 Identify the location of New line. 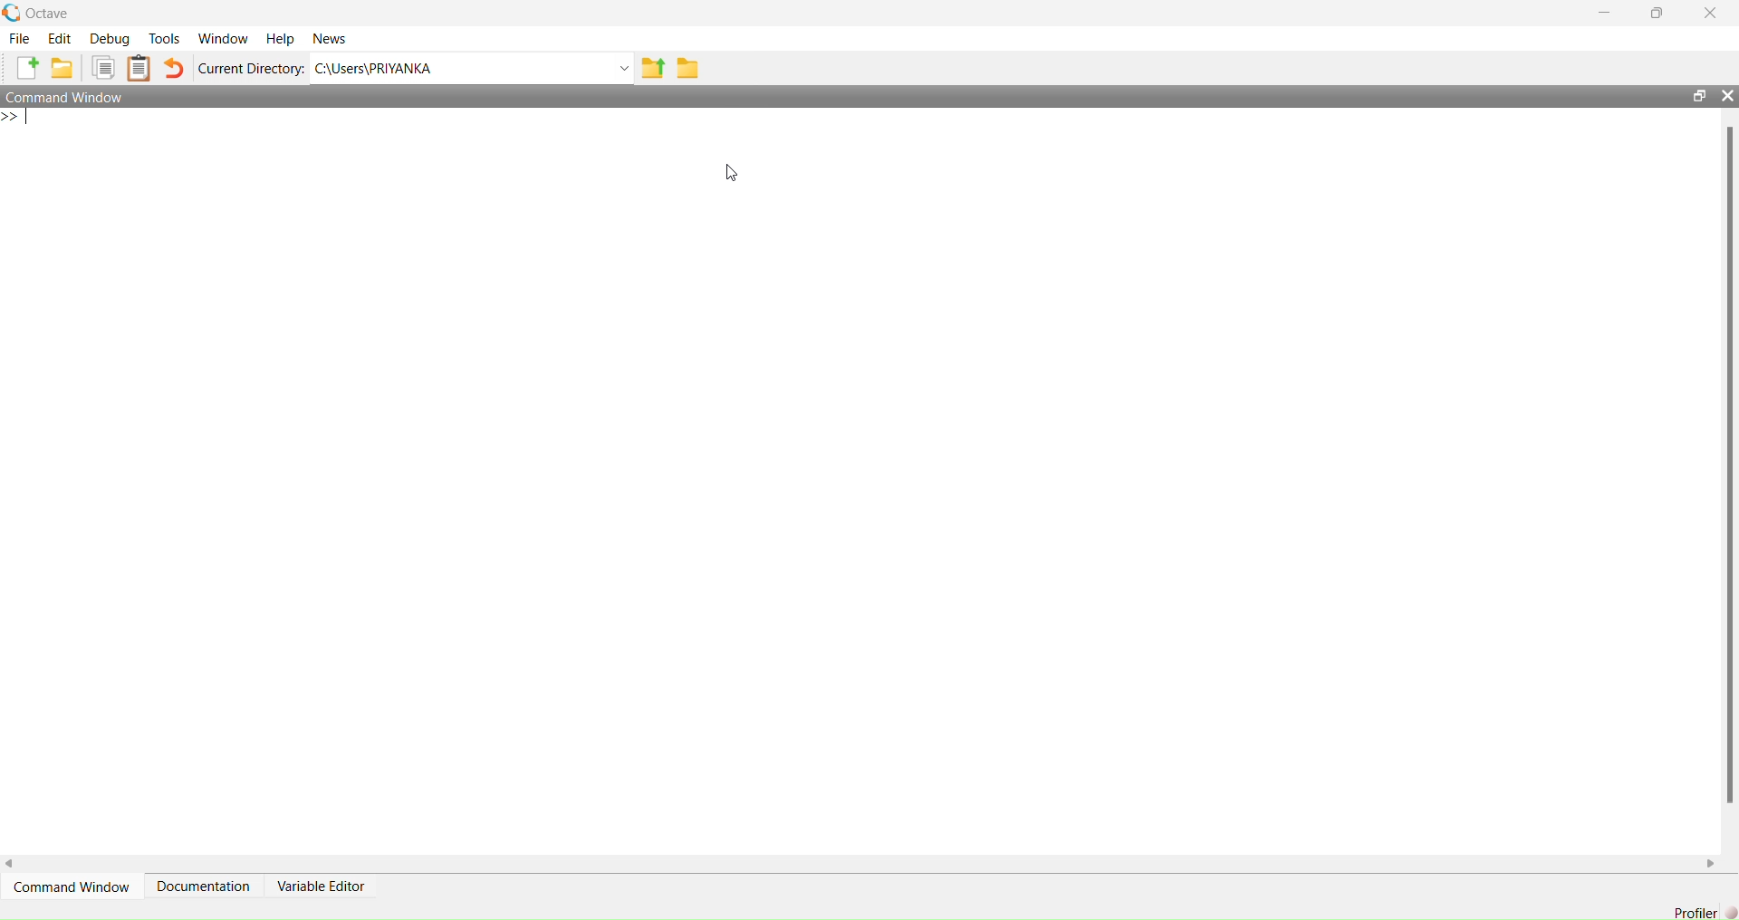
(16, 117).